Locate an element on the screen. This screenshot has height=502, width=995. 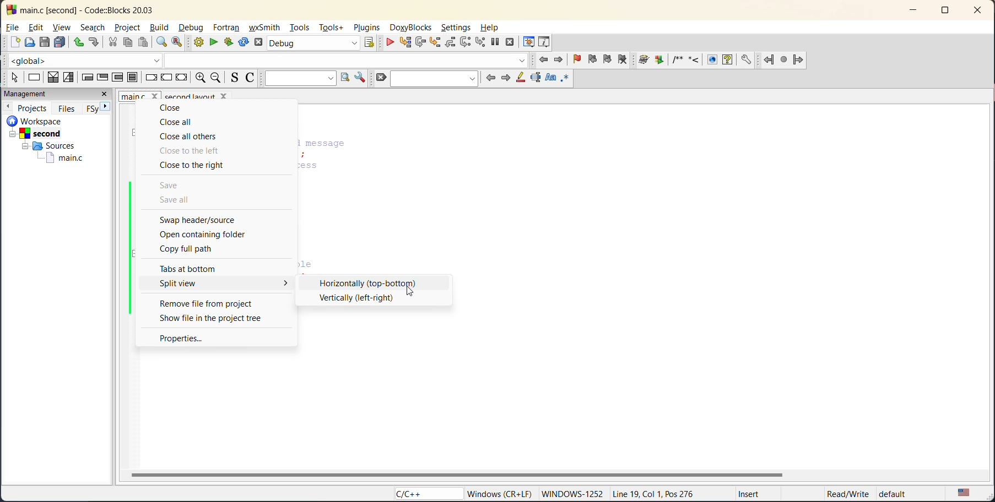
metadata is located at coordinates (500, 493).